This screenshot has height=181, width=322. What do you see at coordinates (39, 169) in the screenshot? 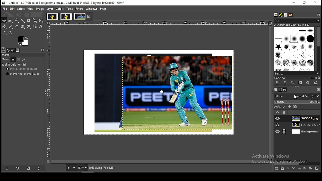
I see `reset to defaults` at bounding box center [39, 169].